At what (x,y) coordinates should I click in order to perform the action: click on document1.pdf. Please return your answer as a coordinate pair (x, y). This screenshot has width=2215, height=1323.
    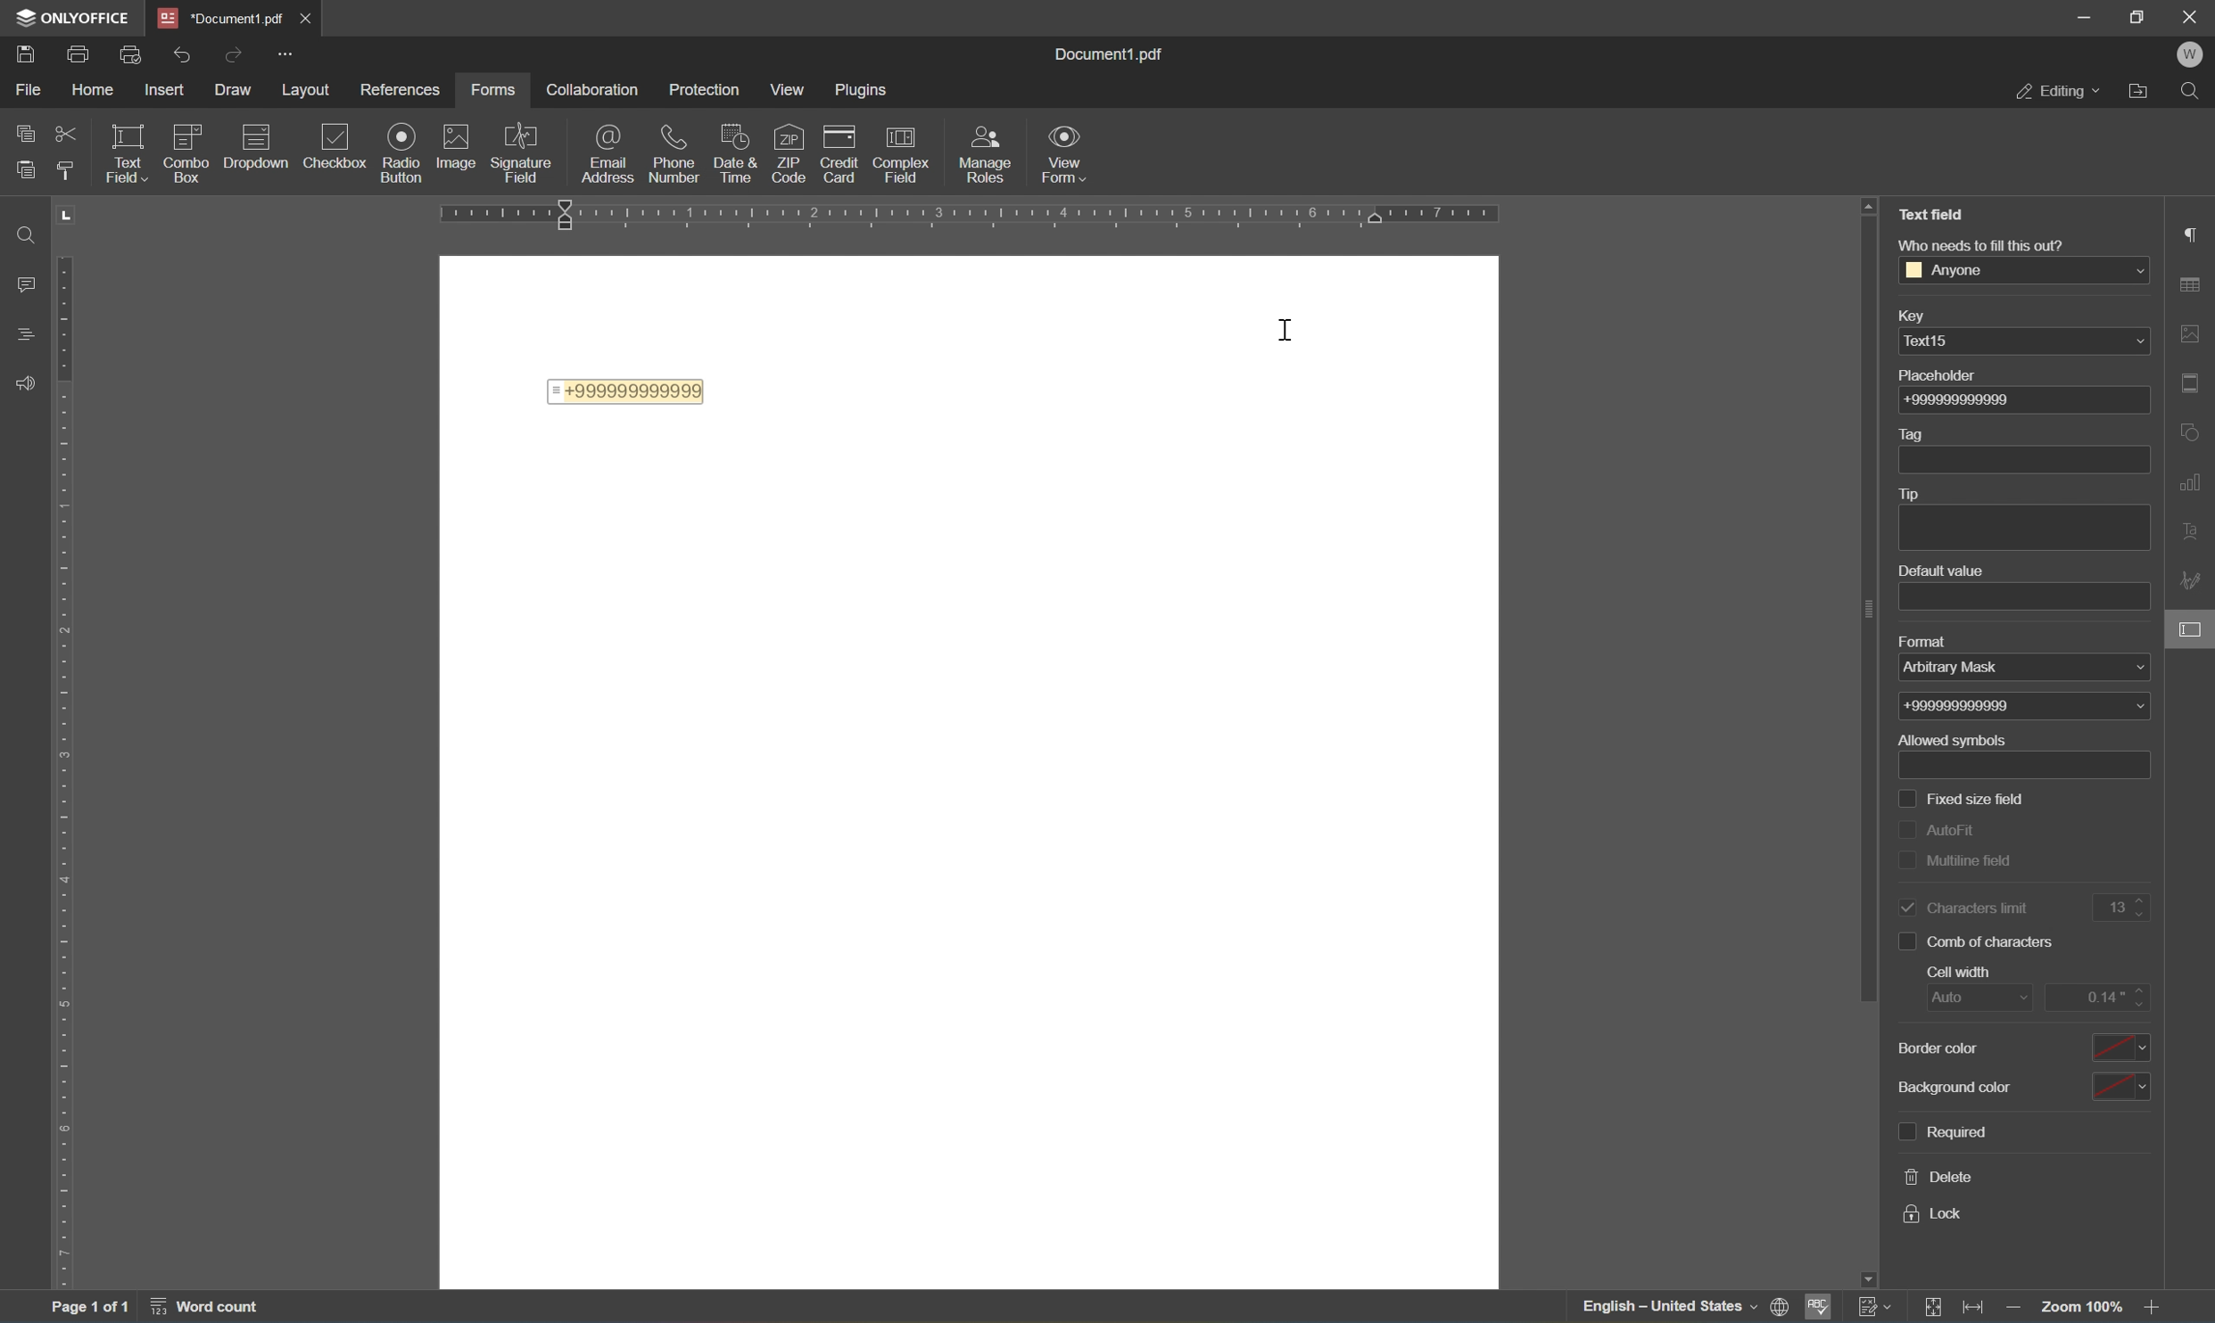
    Looking at the image, I should click on (1116, 53).